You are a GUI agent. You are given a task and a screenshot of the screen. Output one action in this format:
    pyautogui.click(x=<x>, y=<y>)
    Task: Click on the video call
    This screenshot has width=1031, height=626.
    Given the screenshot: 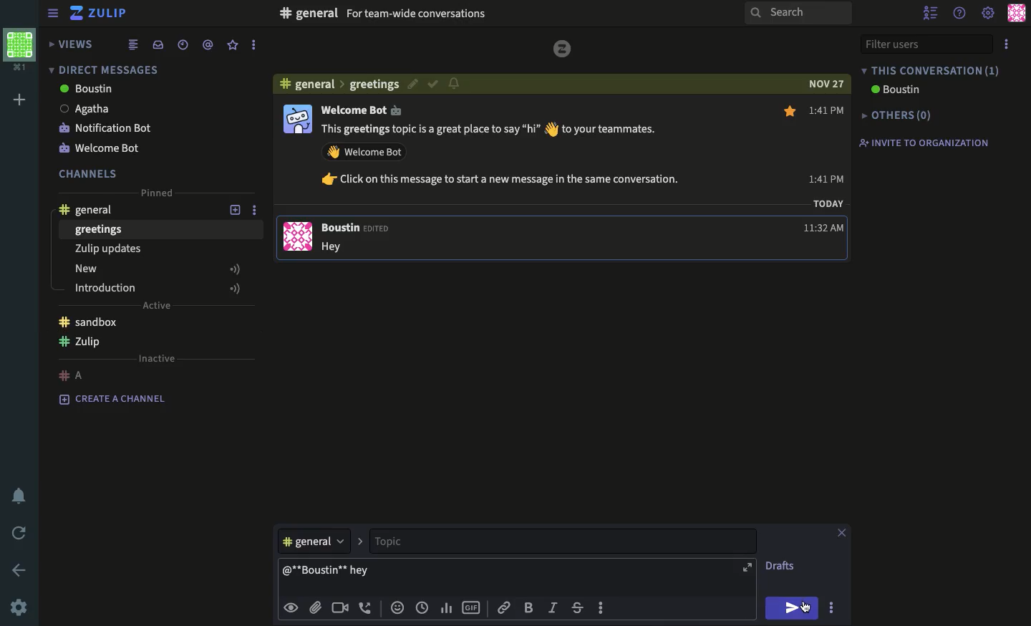 What is the action you would take?
    pyautogui.click(x=342, y=608)
    